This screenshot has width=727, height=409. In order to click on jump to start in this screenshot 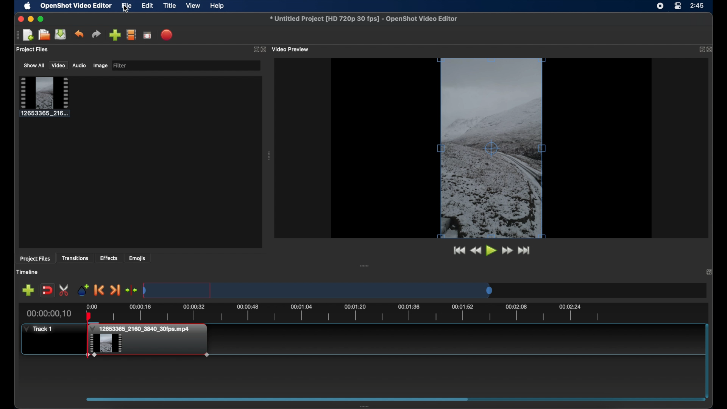, I will do `click(458, 251)`.